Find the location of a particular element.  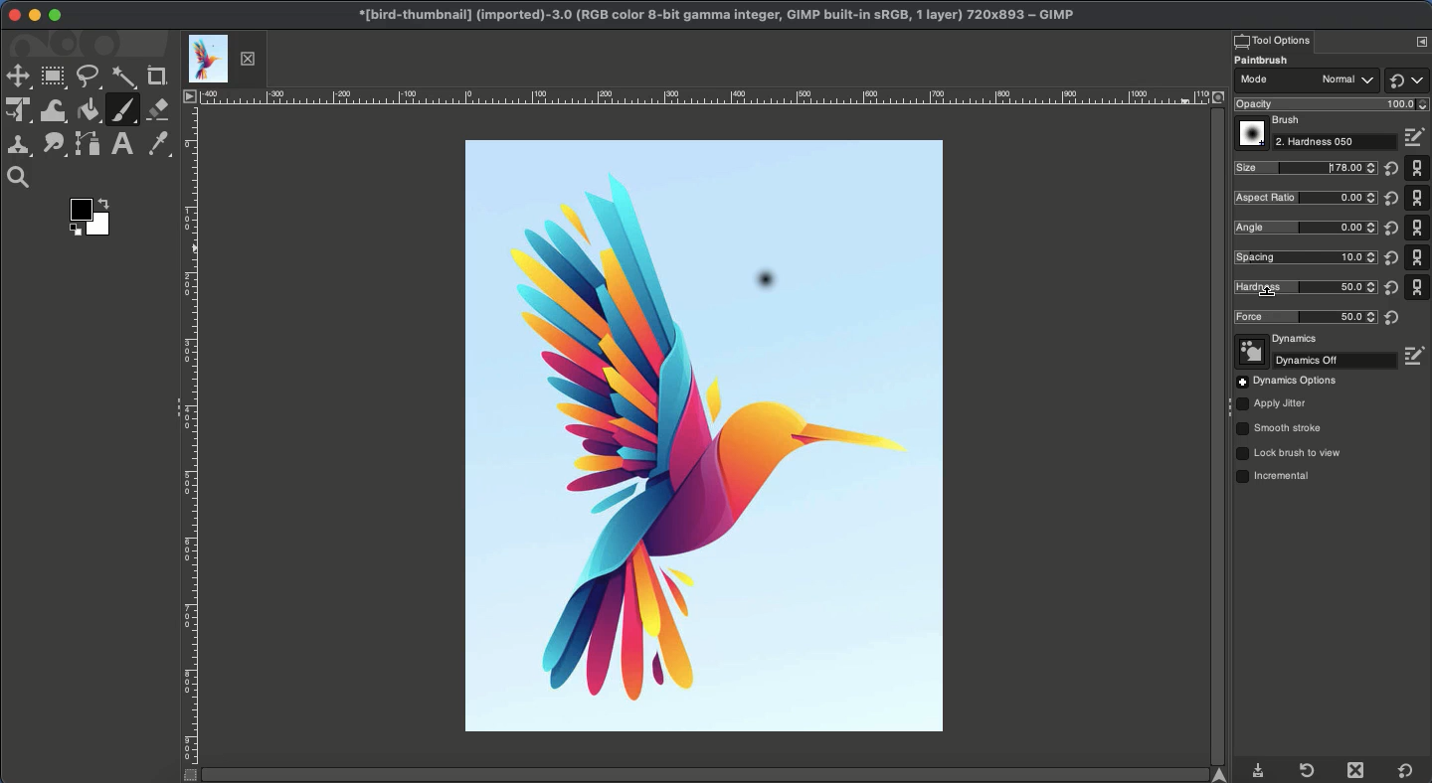

Eraser is located at coordinates (159, 109).